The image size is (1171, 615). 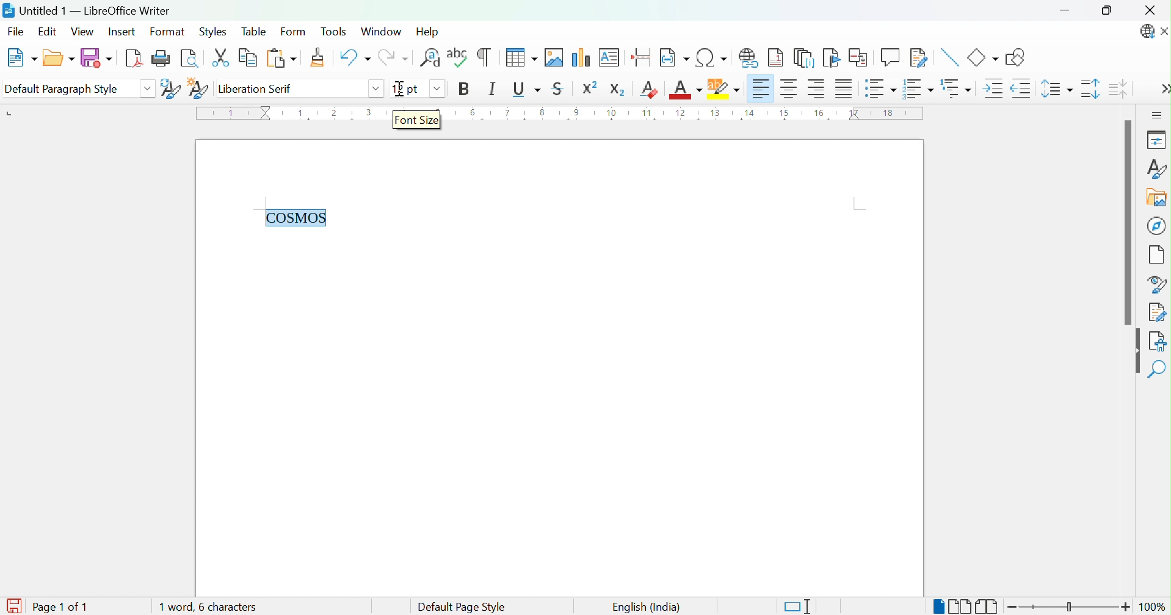 I want to click on Styles, so click(x=1156, y=168).